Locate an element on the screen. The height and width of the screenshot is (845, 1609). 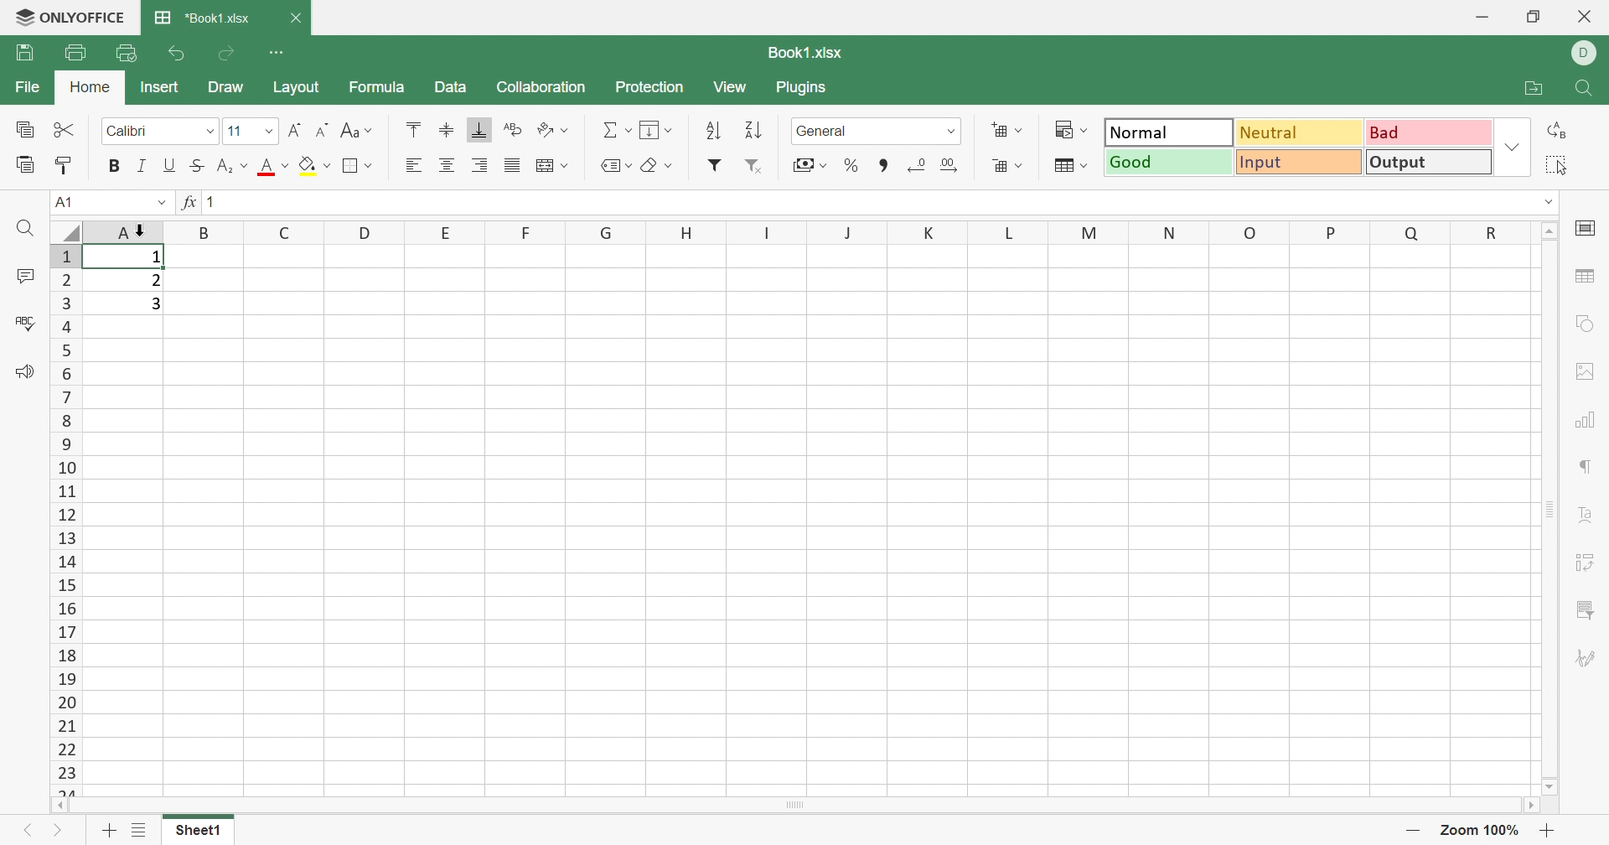
Remove filter is located at coordinates (757, 168).